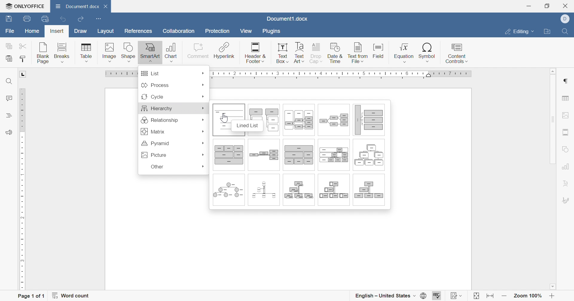  What do you see at coordinates (317, 53) in the screenshot?
I see `Drop cap` at bounding box center [317, 53].